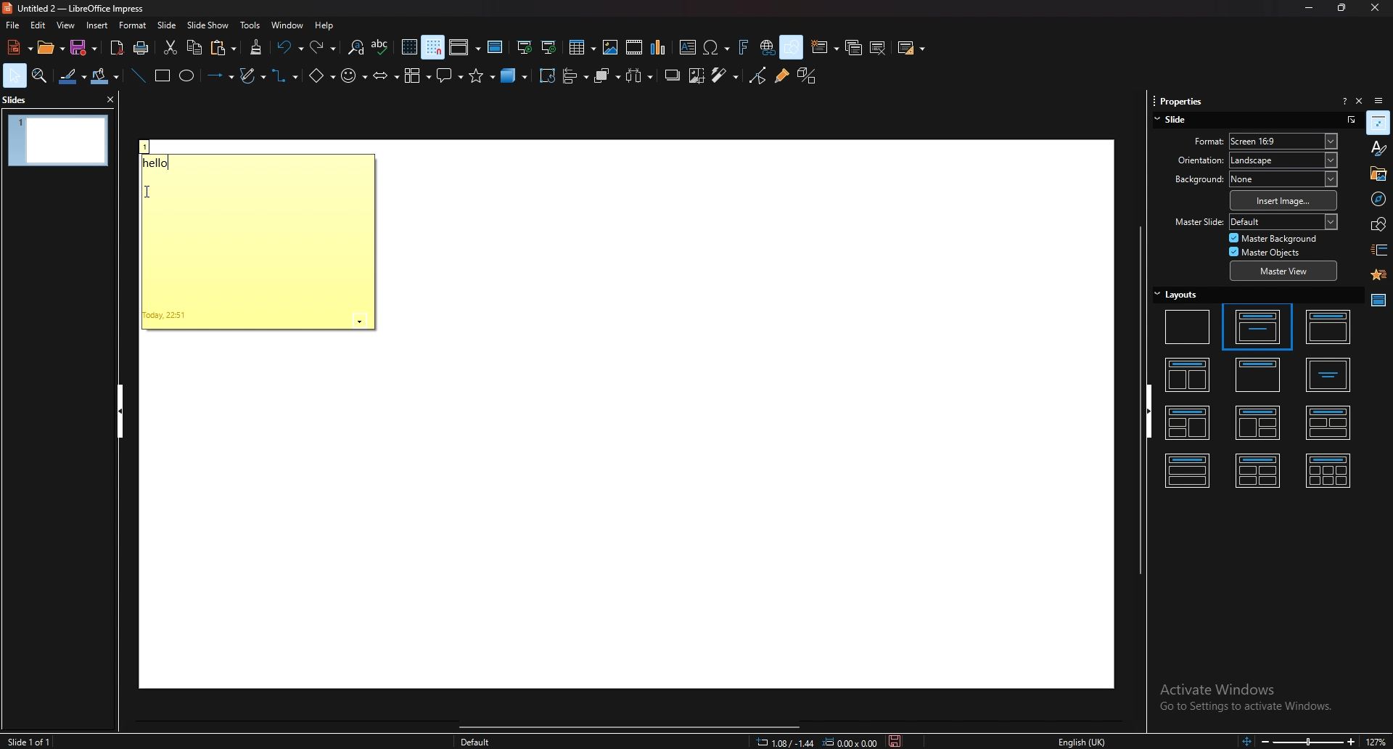  I want to click on resize, so click(1339, 8).